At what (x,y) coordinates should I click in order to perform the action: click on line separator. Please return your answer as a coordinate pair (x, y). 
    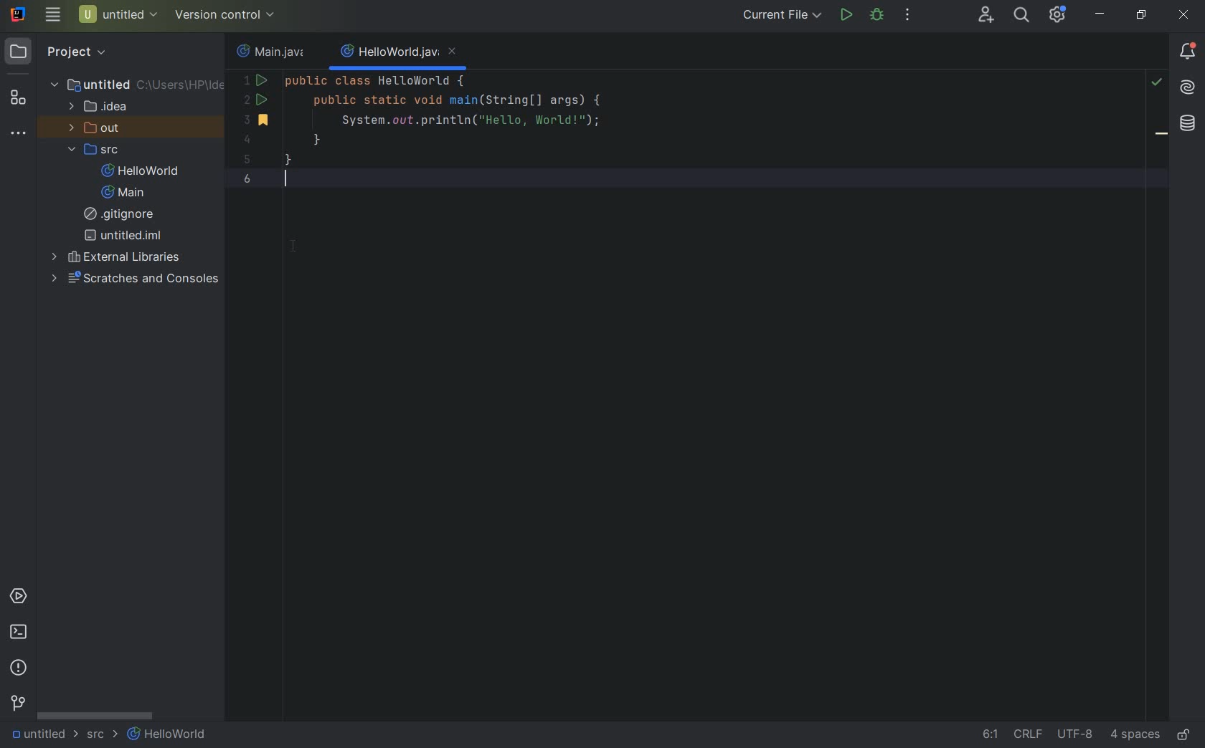
    Looking at the image, I should click on (1027, 736).